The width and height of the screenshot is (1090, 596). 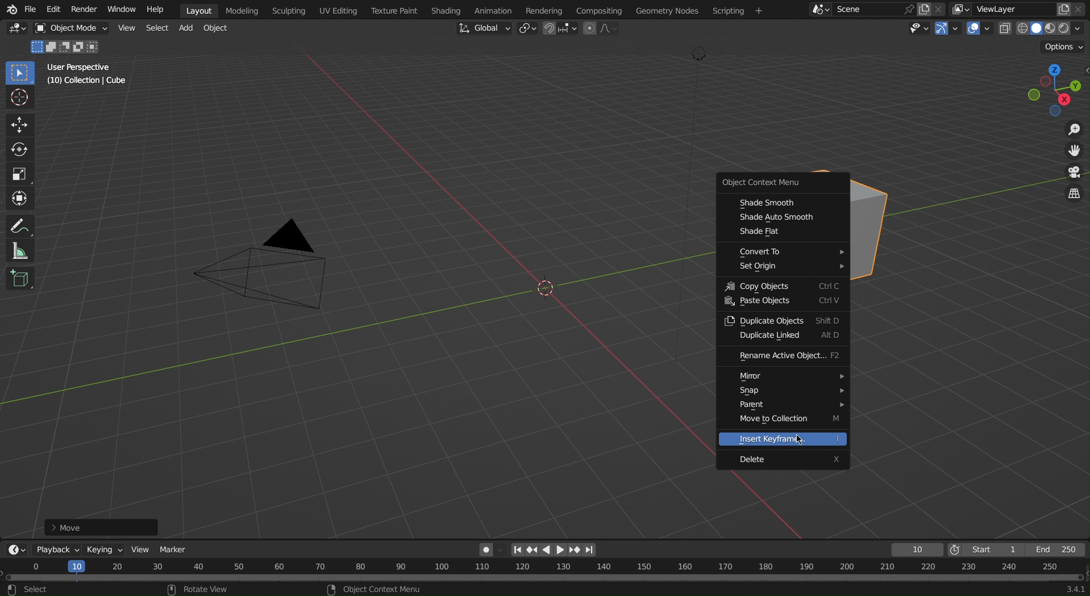 I want to click on Delete, so click(x=784, y=461).